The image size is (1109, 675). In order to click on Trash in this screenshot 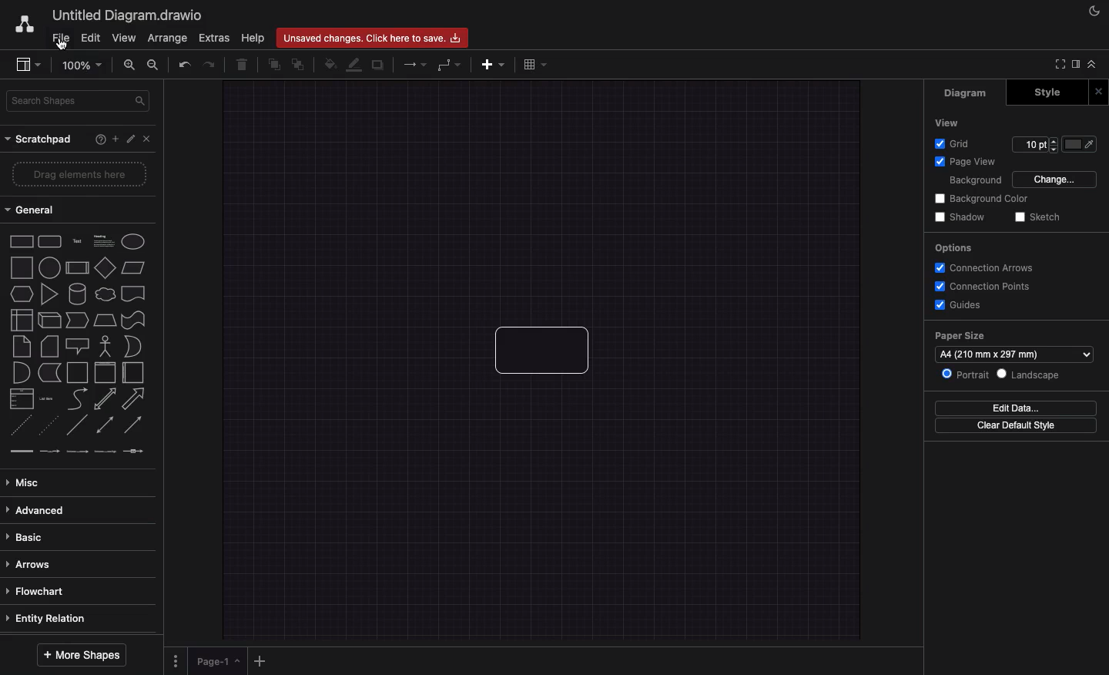, I will do `click(242, 65)`.